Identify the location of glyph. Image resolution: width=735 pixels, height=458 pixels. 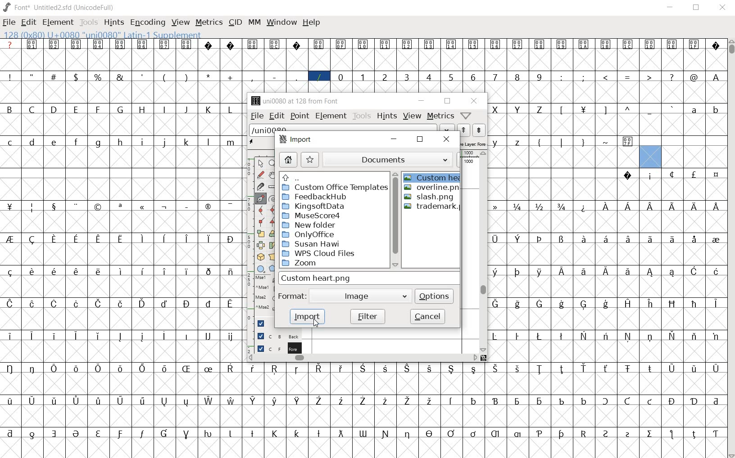
(10, 272).